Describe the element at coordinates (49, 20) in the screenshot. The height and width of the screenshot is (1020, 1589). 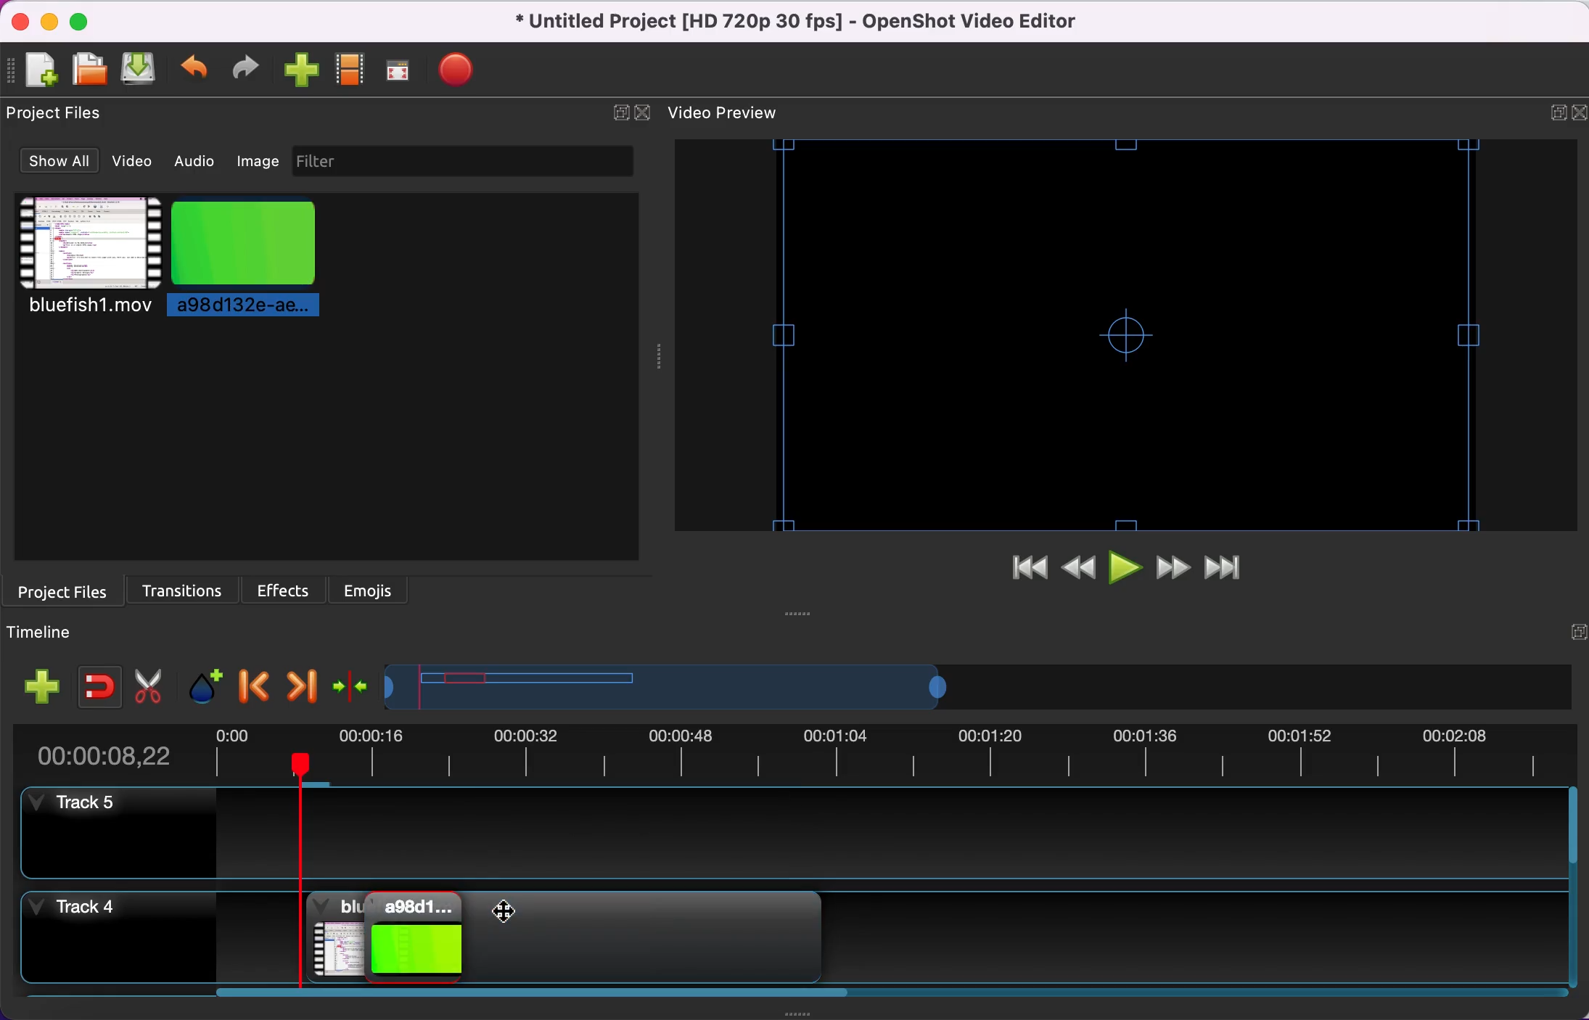
I see `minimize` at that location.